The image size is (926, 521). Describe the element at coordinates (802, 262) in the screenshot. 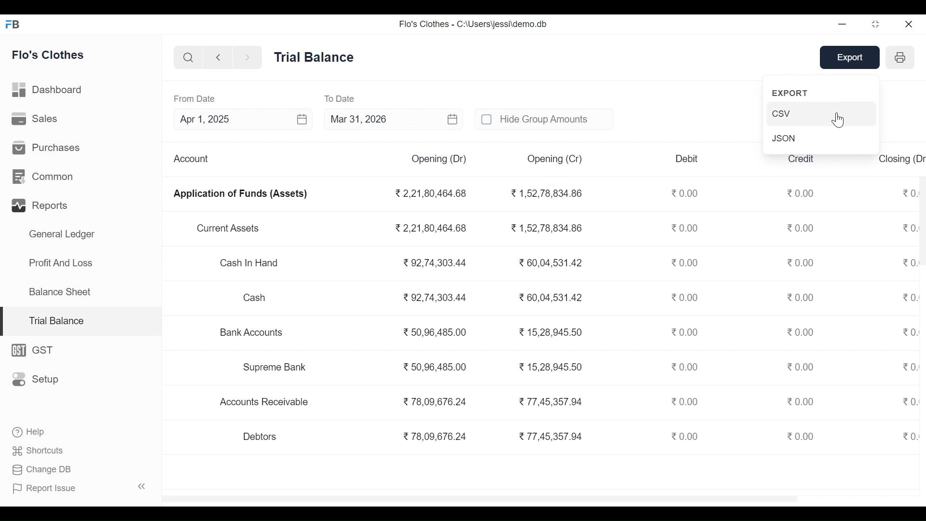

I see `0.00` at that location.